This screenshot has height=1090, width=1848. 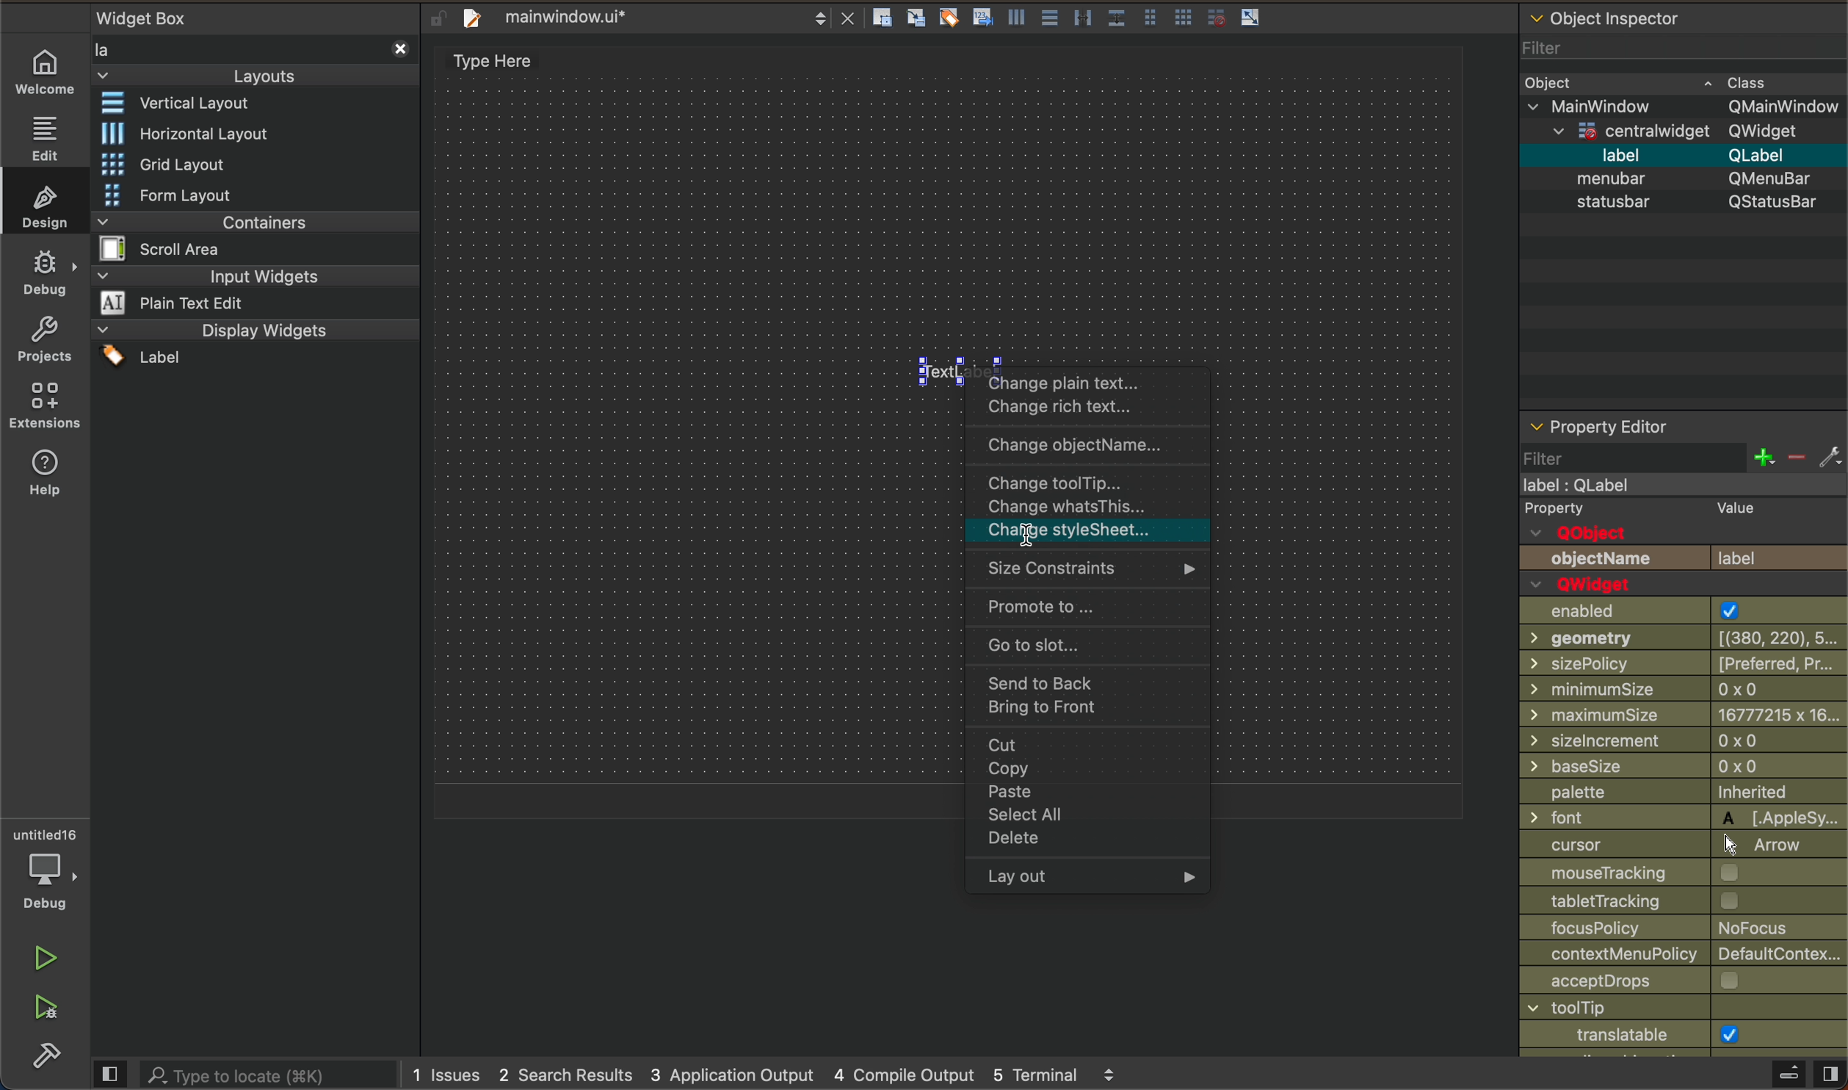 What do you see at coordinates (572, 1075) in the screenshot?
I see `2 search result` at bounding box center [572, 1075].